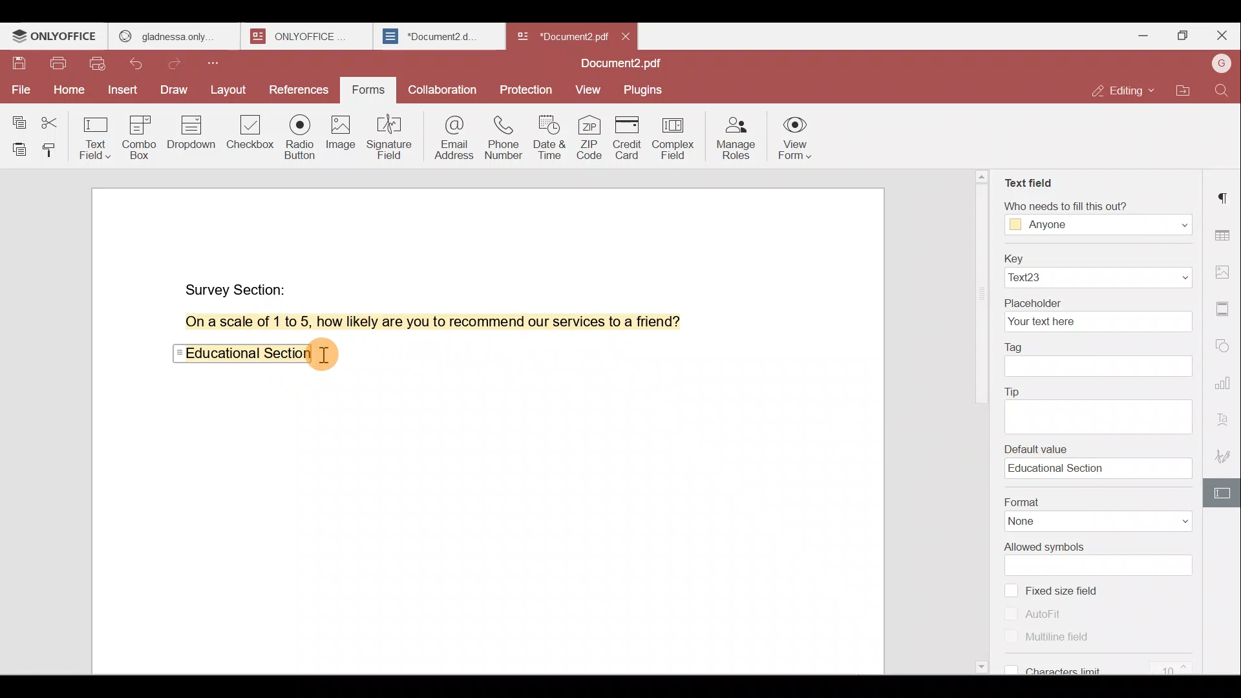 The height and width of the screenshot is (698, 1241). What do you see at coordinates (1227, 274) in the screenshot?
I see `Image settings` at bounding box center [1227, 274].